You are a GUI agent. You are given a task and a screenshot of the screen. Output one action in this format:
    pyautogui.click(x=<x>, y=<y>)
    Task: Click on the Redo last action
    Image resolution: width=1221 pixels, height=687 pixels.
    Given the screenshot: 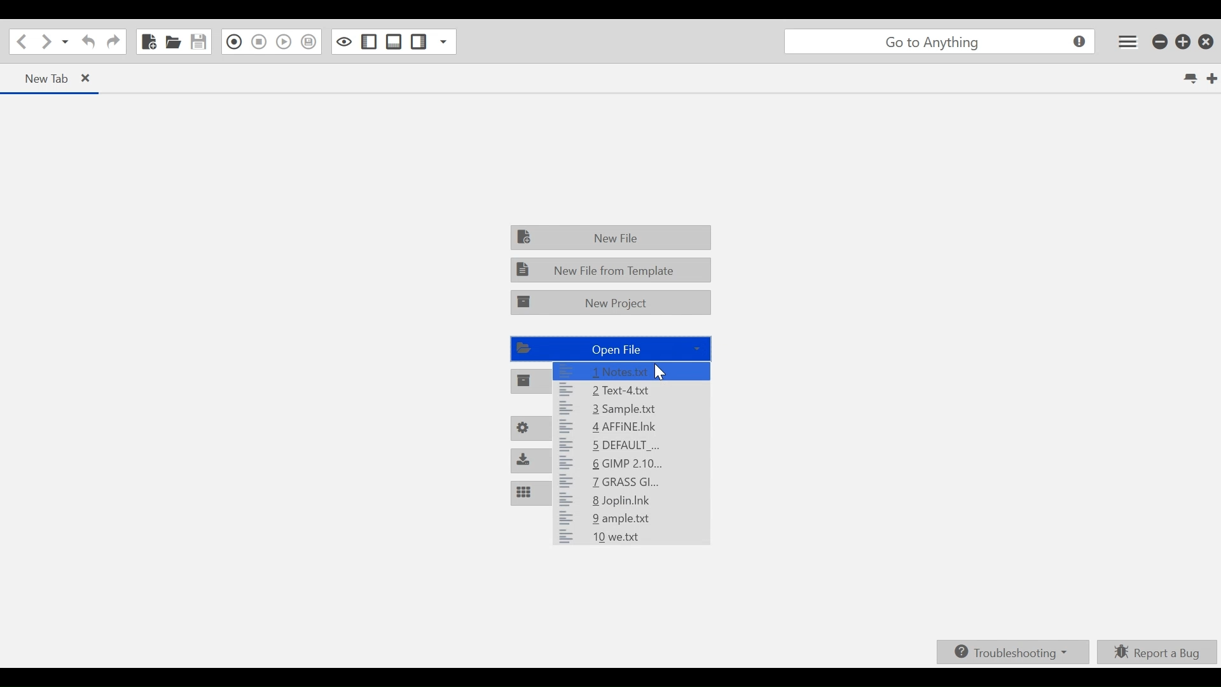 What is the action you would take?
    pyautogui.click(x=113, y=42)
    